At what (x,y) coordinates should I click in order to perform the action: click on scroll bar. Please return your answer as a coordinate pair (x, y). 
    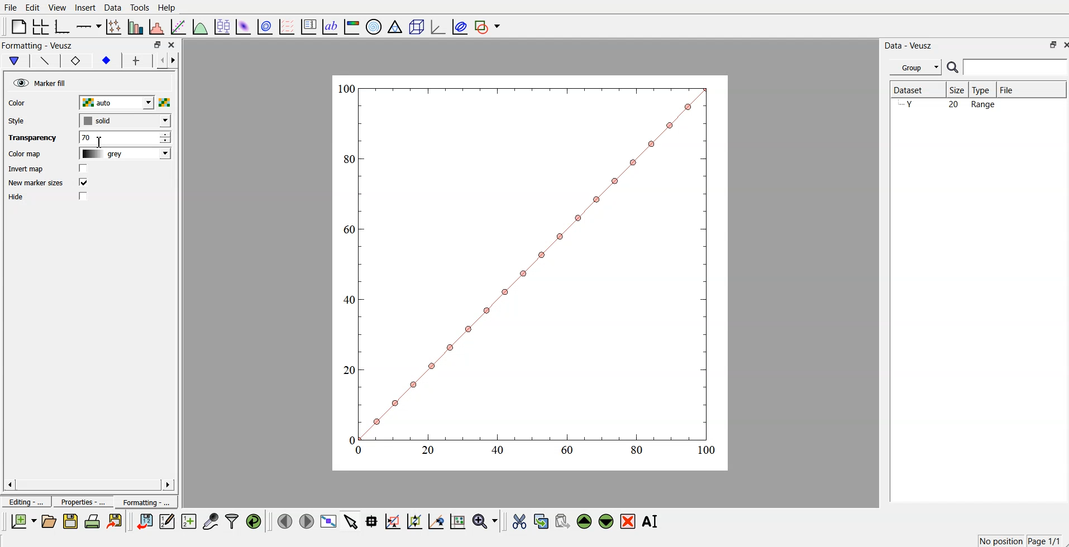
    Looking at the image, I should click on (89, 484).